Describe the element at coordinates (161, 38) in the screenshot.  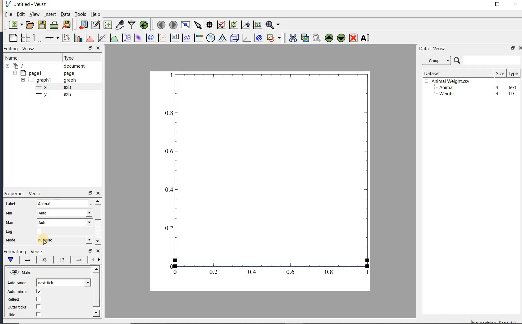
I see `plot a vector field` at that location.